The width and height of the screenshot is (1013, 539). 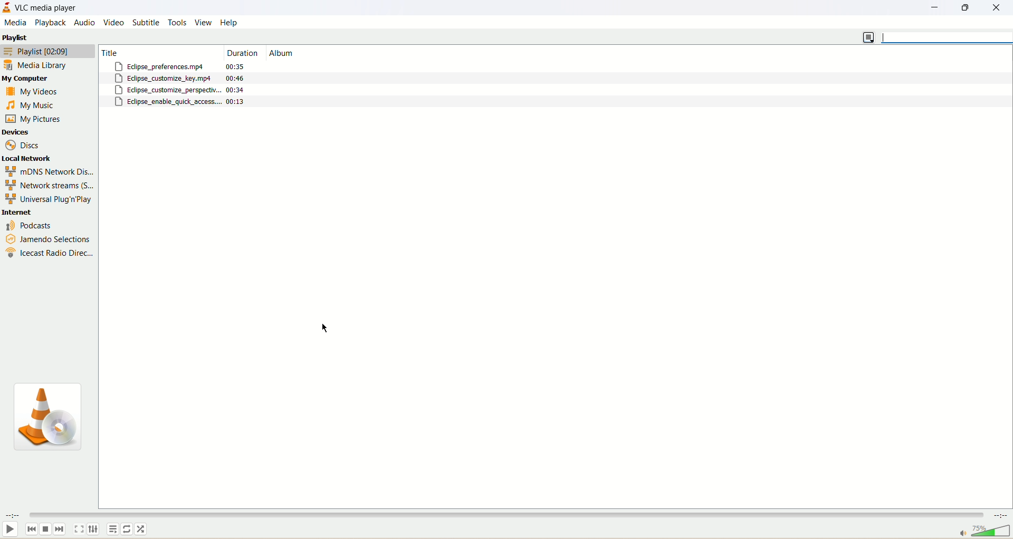 I want to click on time remaining, so click(x=1002, y=516).